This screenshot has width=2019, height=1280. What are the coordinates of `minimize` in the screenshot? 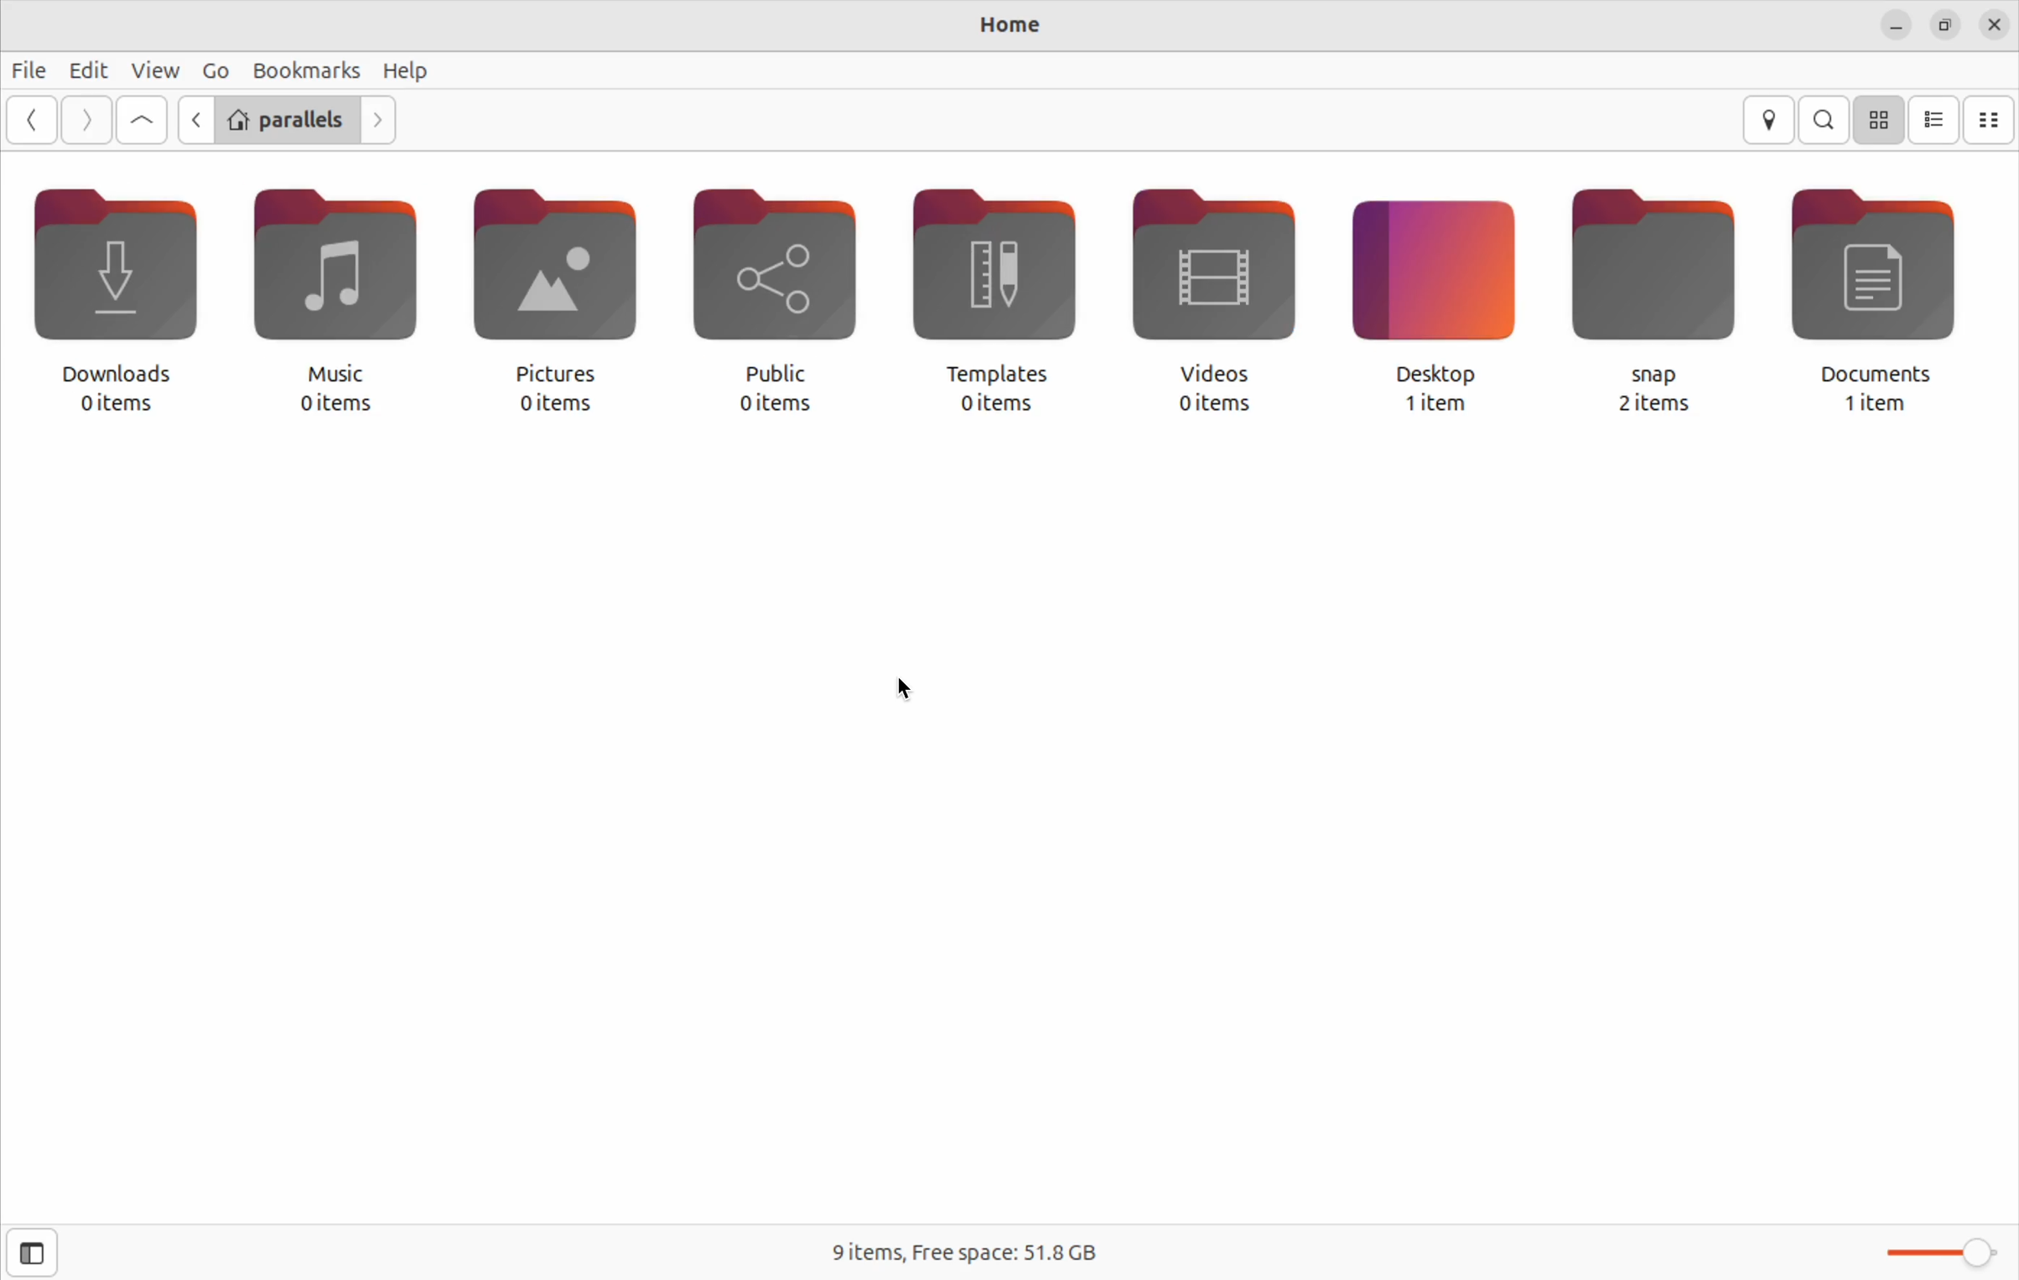 It's located at (1895, 23).